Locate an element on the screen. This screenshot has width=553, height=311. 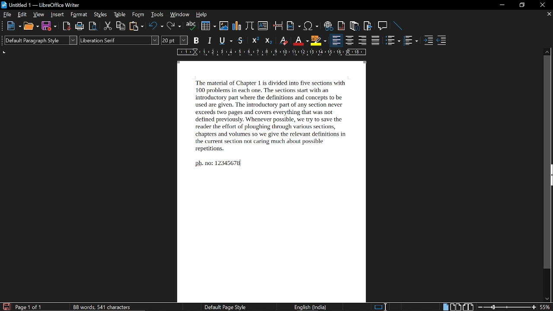
insert endnote is located at coordinates (355, 25).